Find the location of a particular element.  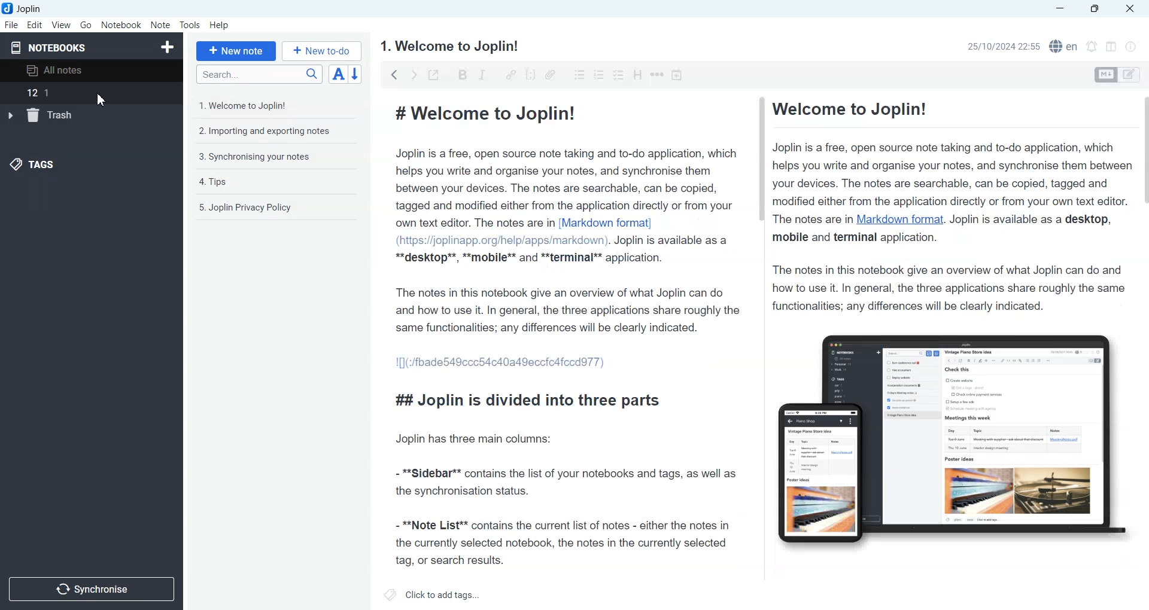

Create Notebook is located at coordinates (168, 45).